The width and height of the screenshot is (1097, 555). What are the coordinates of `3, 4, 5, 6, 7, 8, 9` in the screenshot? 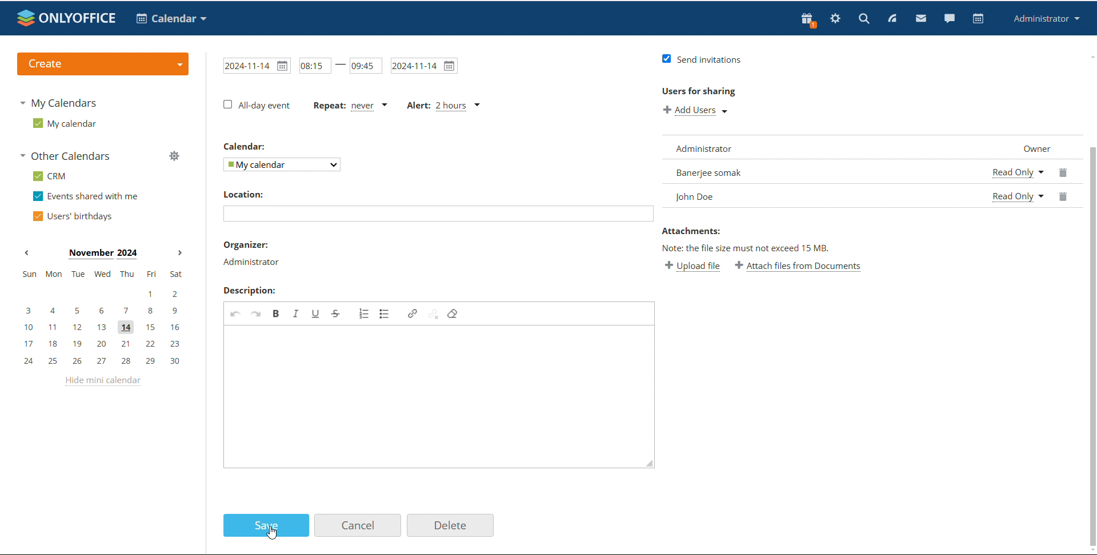 It's located at (101, 312).